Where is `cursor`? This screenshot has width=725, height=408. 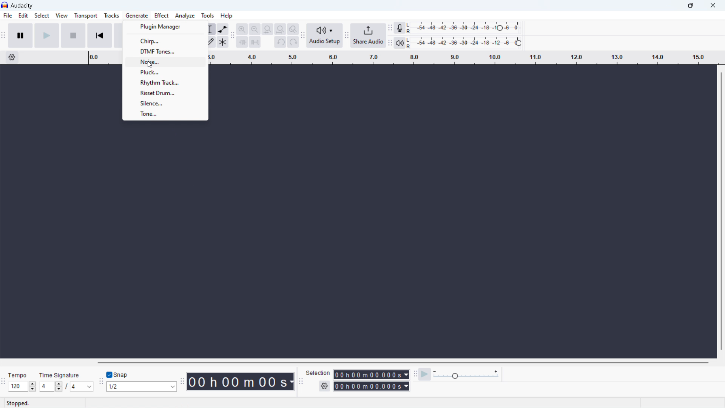
cursor is located at coordinates (151, 65).